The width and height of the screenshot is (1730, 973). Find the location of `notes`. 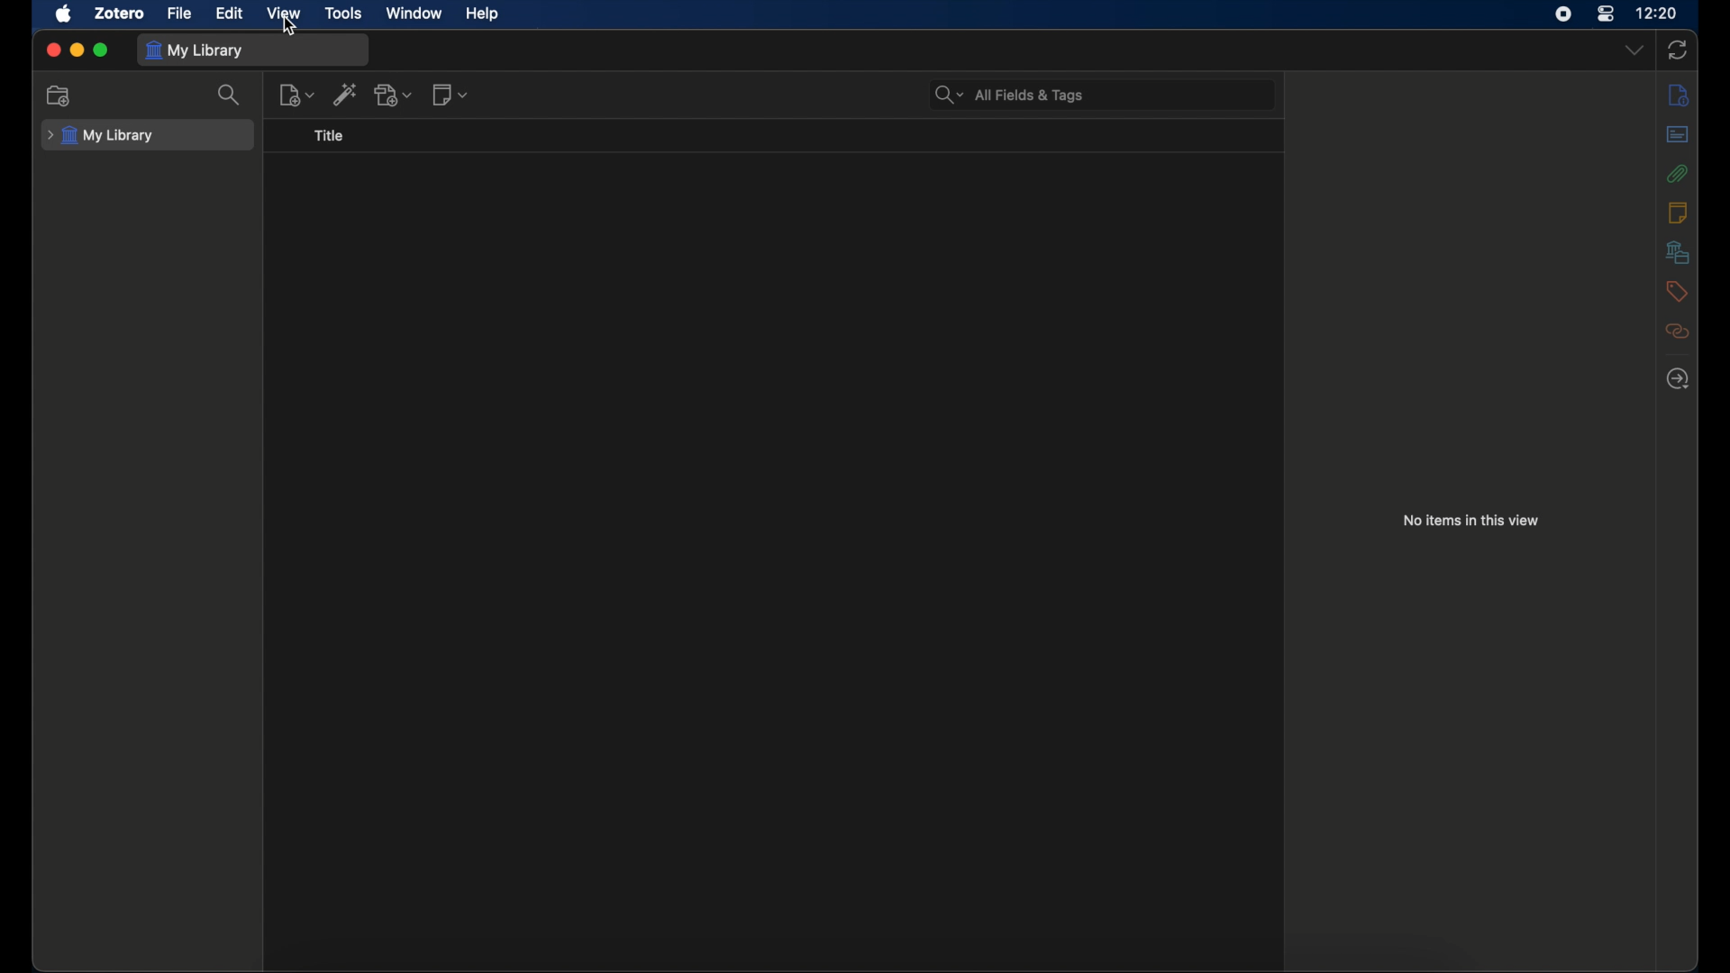

notes is located at coordinates (1678, 212).